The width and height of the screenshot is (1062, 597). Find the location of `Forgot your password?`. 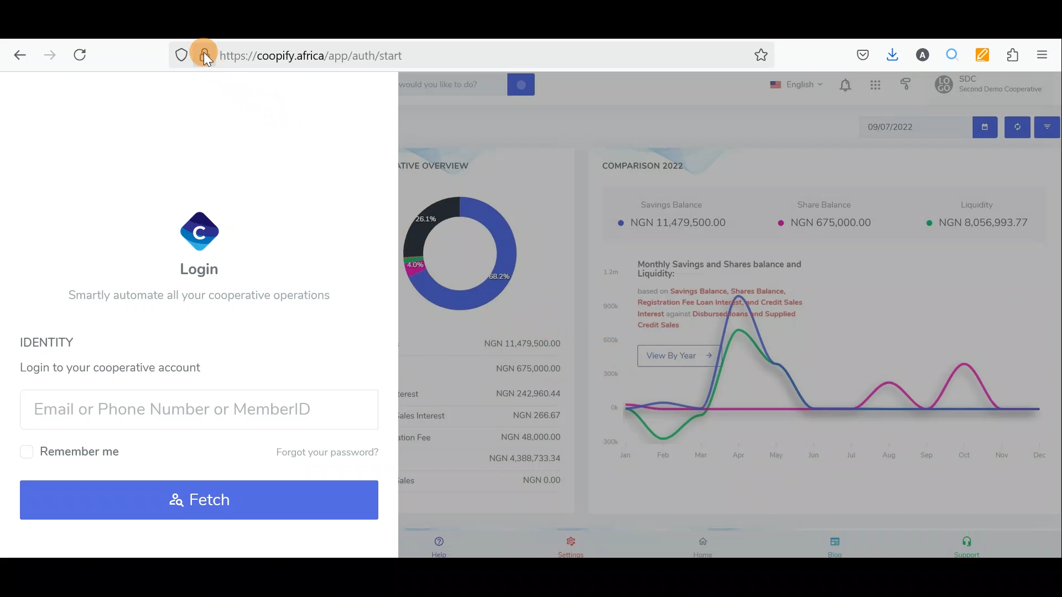

Forgot your password? is located at coordinates (317, 453).